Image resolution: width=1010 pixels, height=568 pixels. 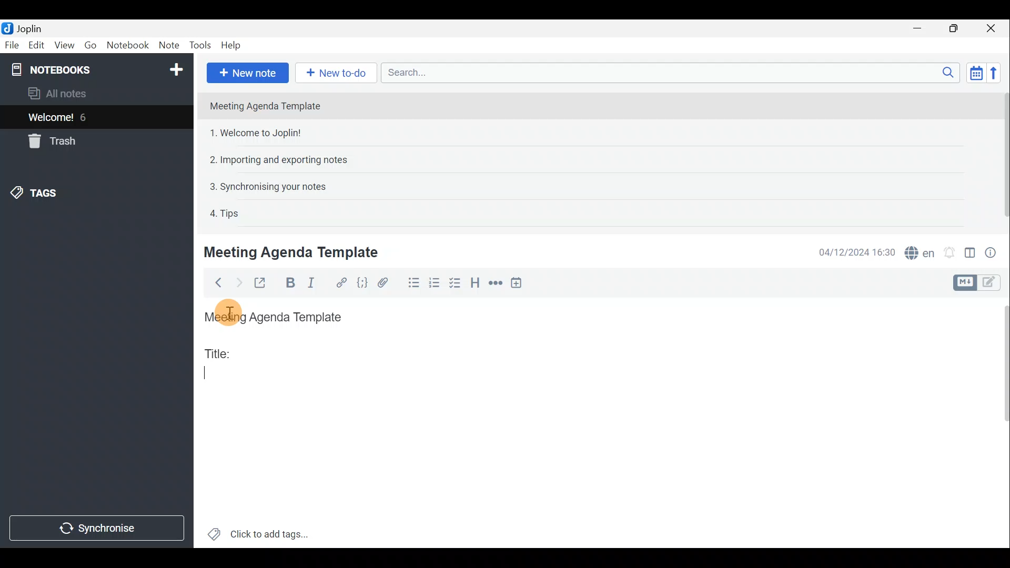 I want to click on Meeting Agenda Template, so click(x=266, y=106).